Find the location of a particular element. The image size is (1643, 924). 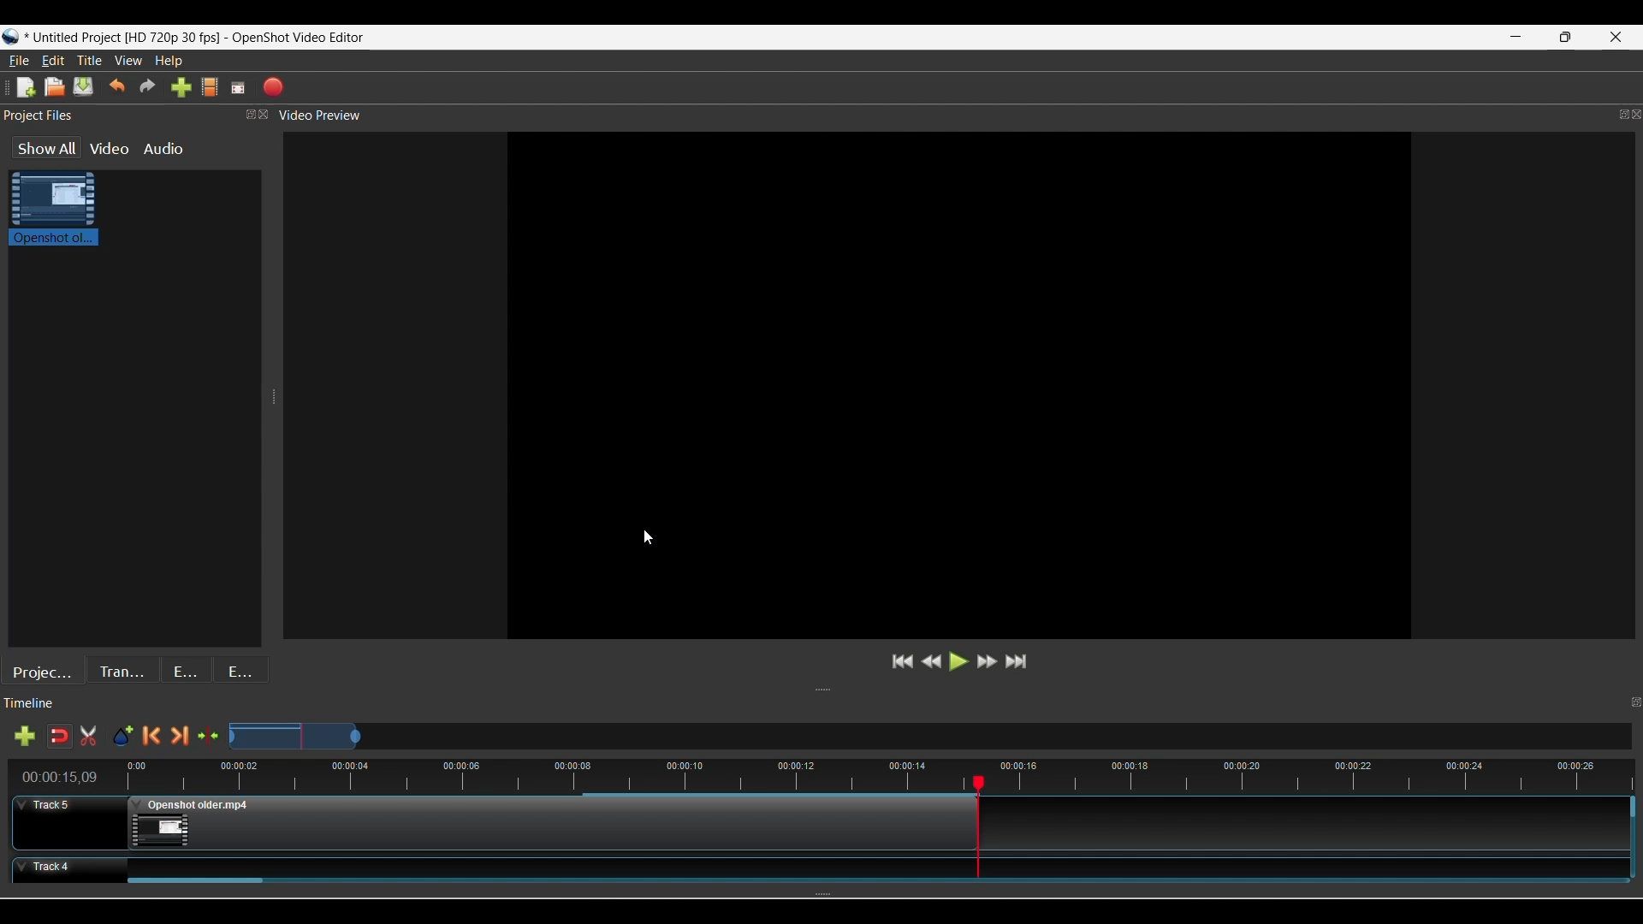

Disable snapping is located at coordinates (59, 736).